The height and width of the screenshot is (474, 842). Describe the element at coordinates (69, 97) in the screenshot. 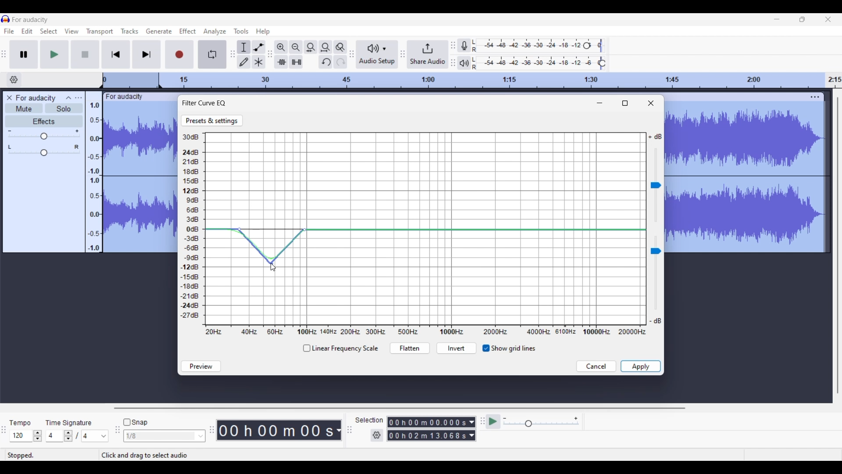

I see `Collapse` at that location.